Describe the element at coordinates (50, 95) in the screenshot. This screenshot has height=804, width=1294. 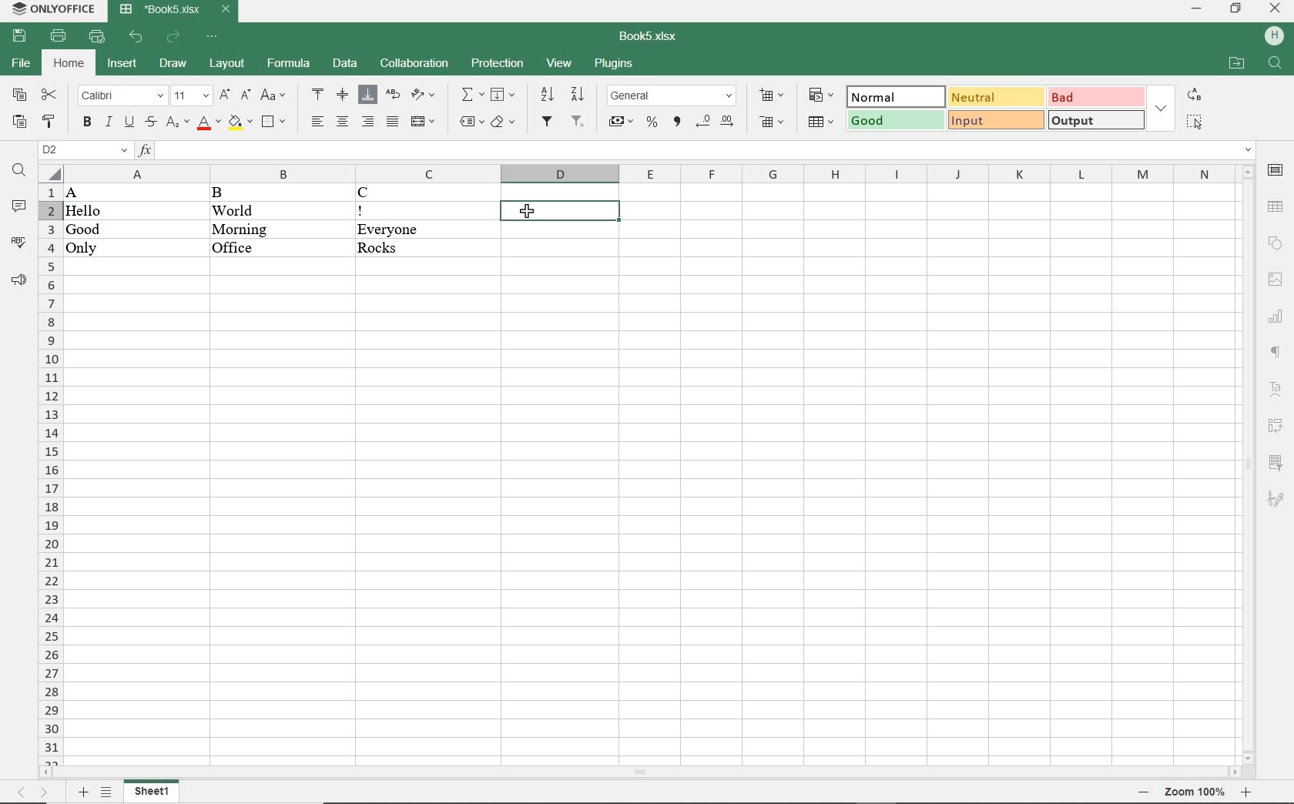
I see `CUT` at that location.